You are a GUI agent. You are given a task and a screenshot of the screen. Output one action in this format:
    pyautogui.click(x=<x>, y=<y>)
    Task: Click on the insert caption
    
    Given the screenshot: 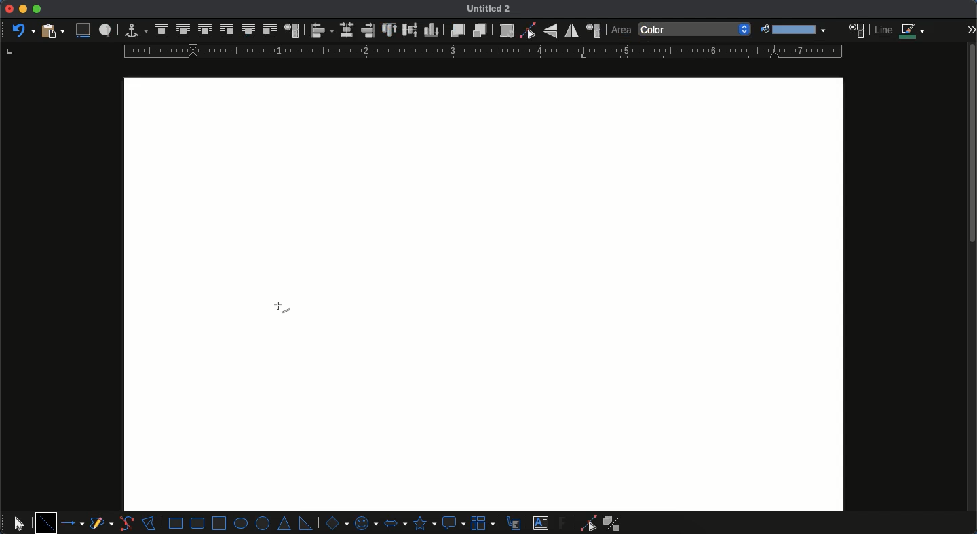 What is the action you would take?
    pyautogui.click(x=82, y=31)
    